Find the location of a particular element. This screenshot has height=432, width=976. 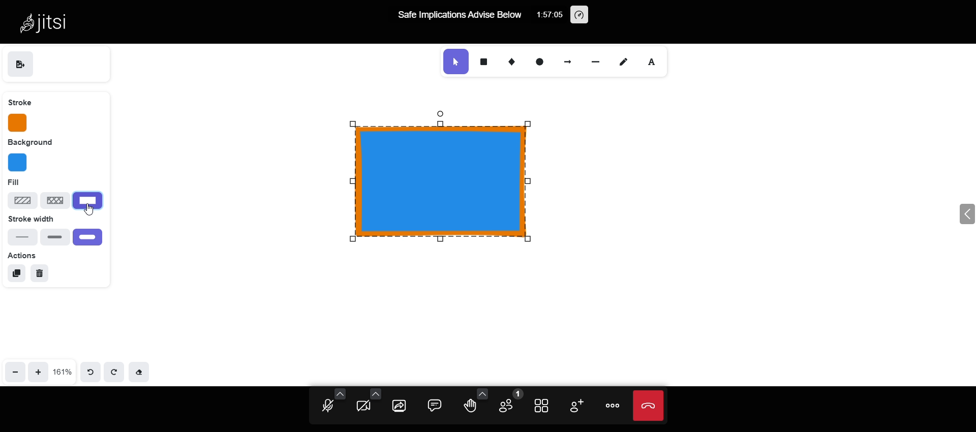

draw is located at coordinates (625, 61).